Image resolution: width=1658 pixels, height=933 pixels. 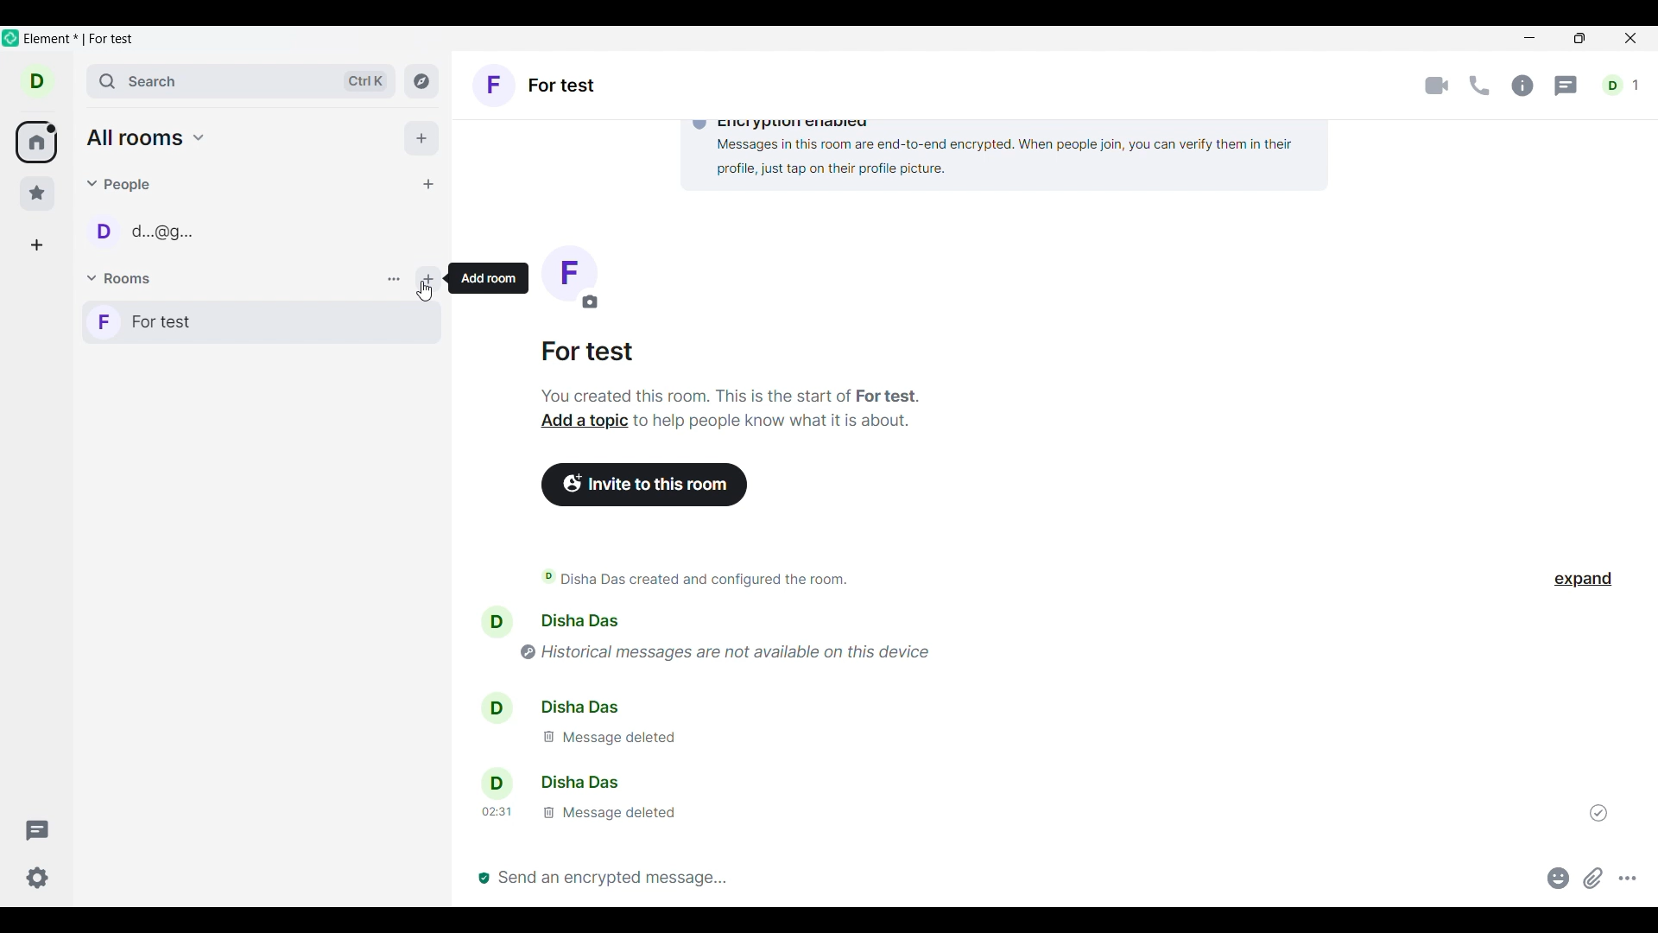 What do you see at coordinates (422, 137) in the screenshot?
I see `Add` at bounding box center [422, 137].